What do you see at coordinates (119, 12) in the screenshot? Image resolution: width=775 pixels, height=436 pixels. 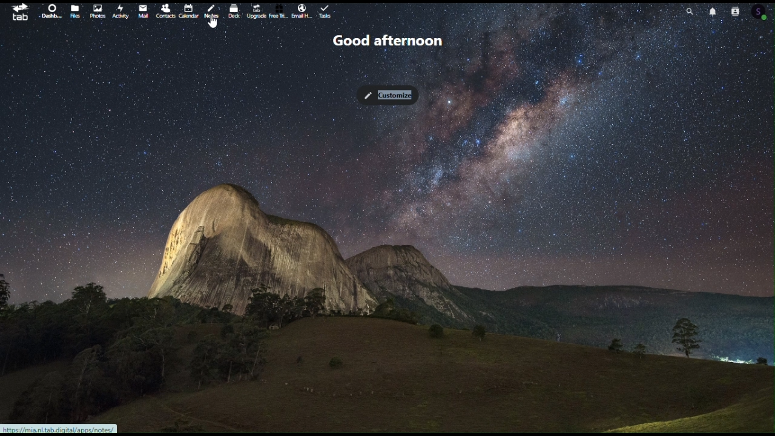 I see `Activities` at bounding box center [119, 12].